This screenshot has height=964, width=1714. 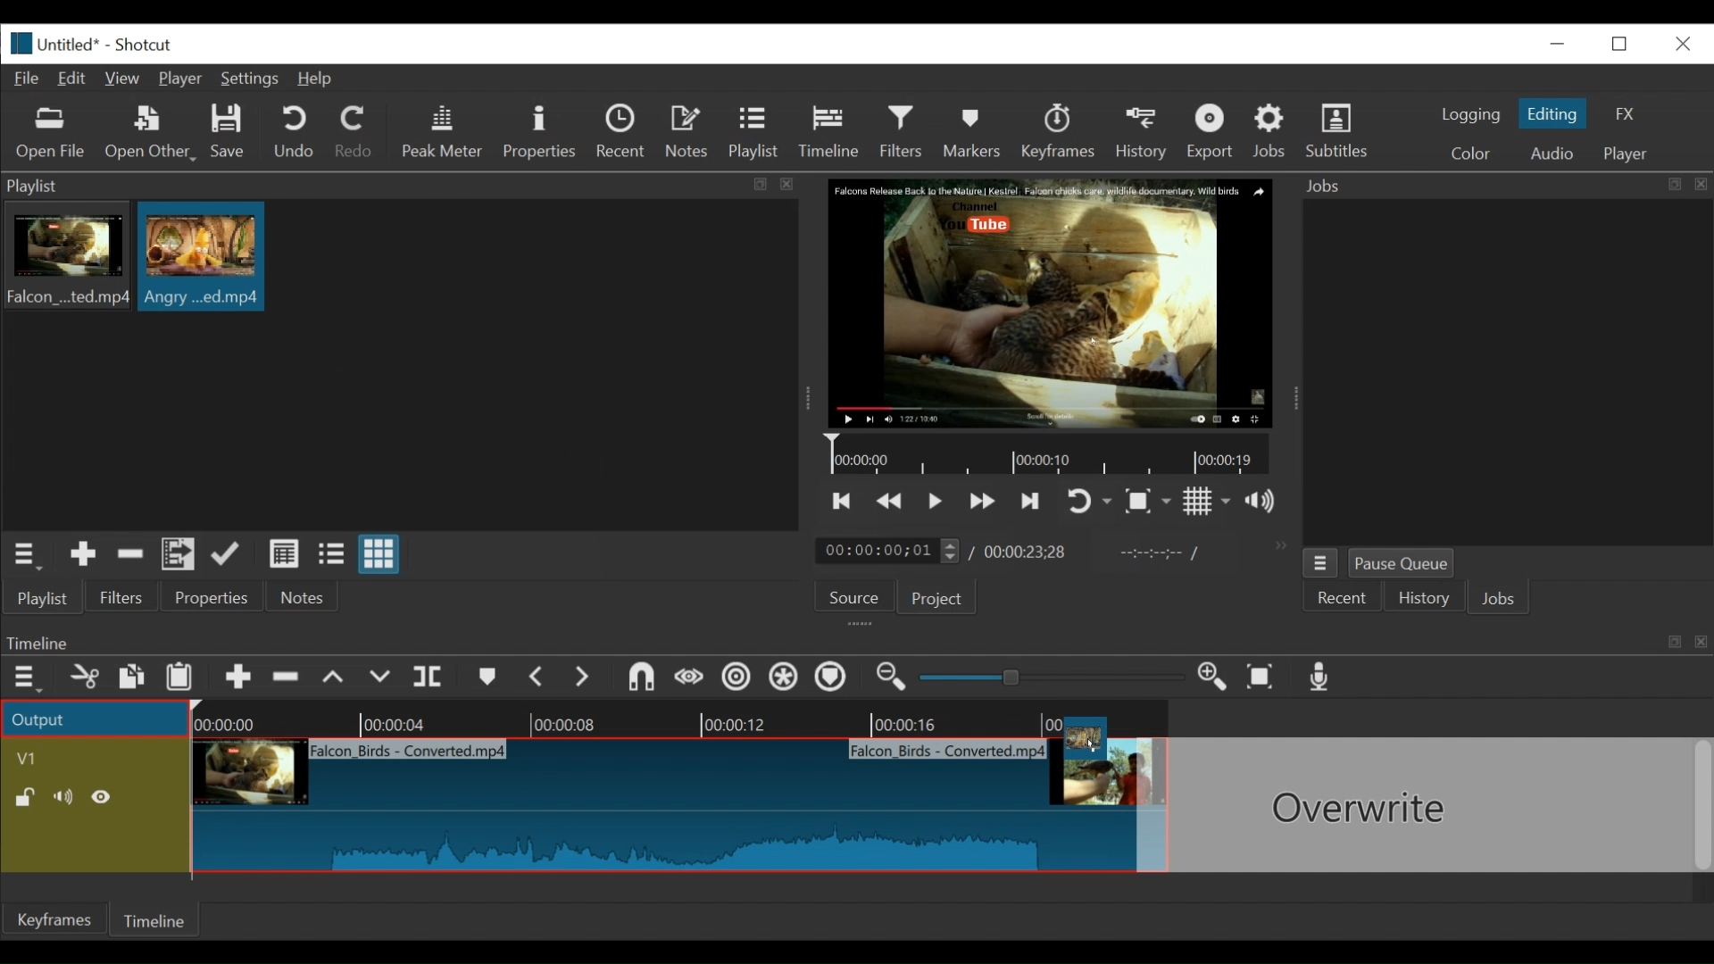 What do you see at coordinates (736, 679) in the screenshot?
I see `Ripple ` at bounding box center [736, 679].